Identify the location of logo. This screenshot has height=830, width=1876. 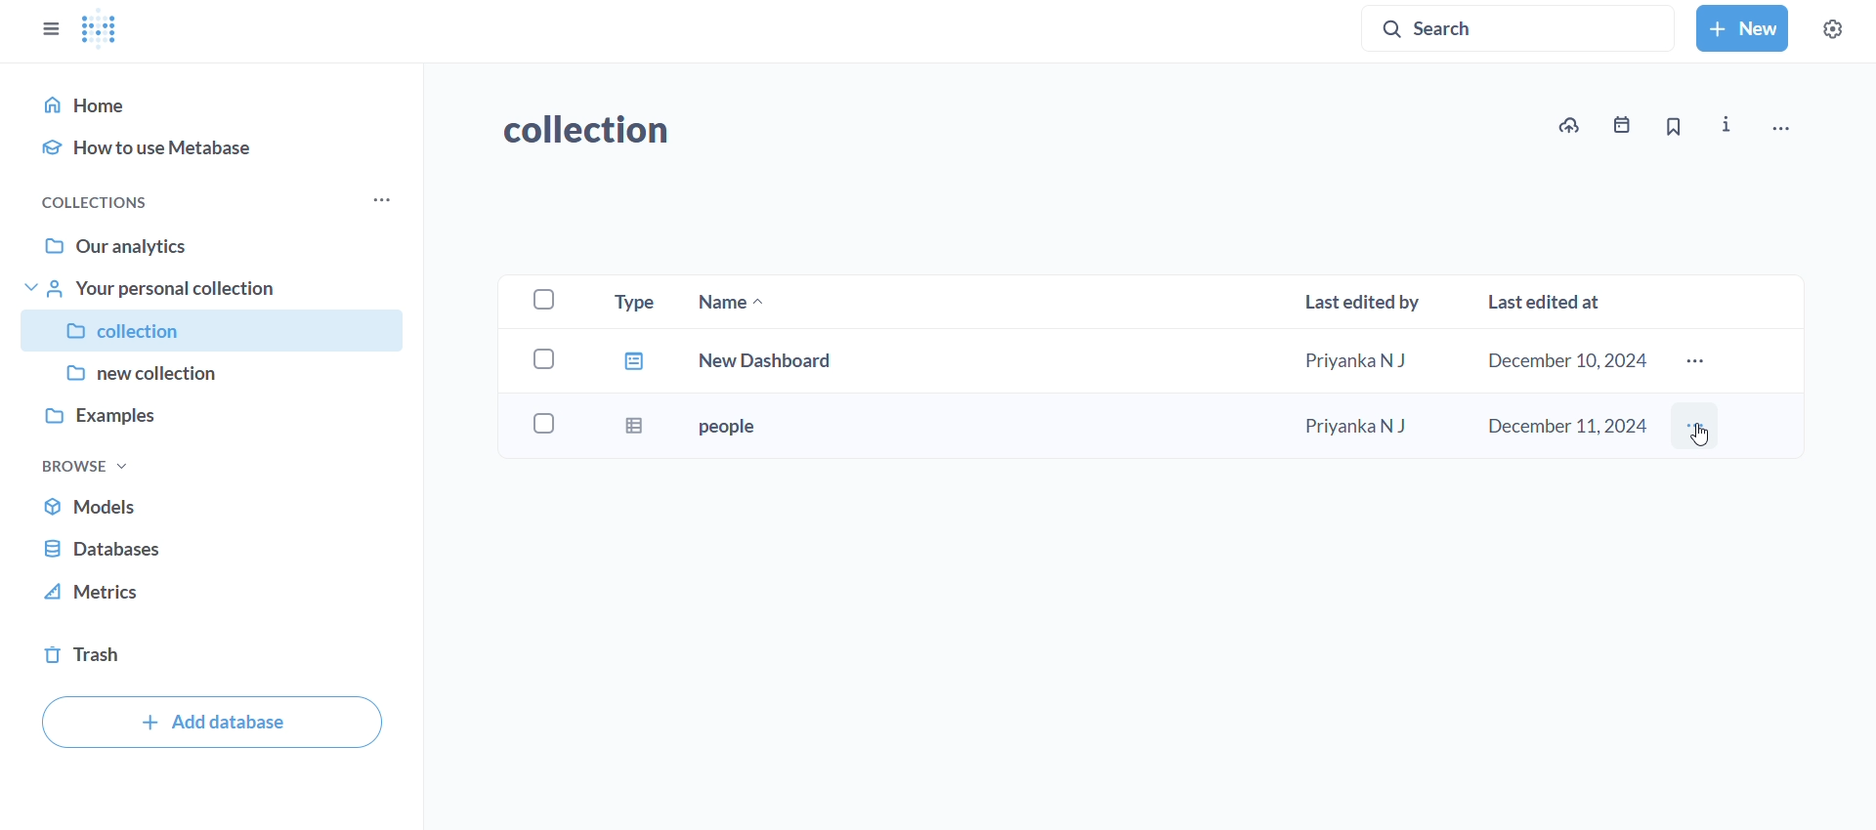
(103, 30).